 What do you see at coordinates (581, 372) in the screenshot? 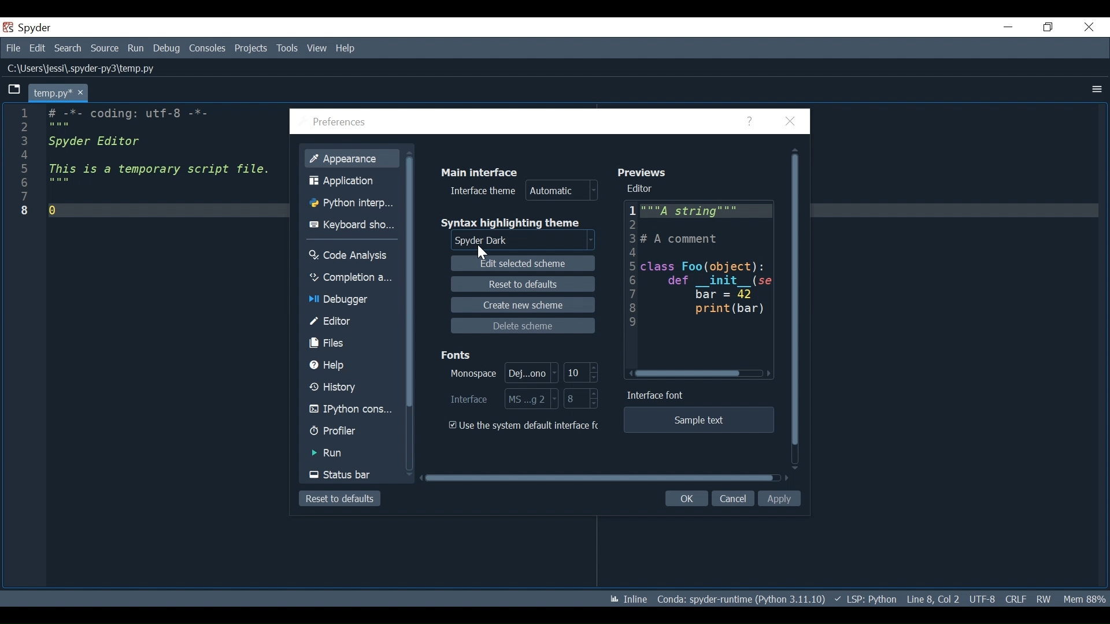
I see `Select Monospace Font Size` at bounding box center [581, 372].